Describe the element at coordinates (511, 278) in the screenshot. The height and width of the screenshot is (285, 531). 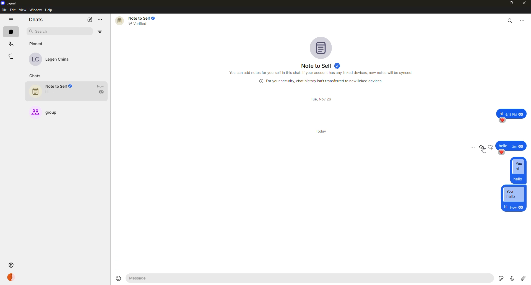
I see `record` at that location.